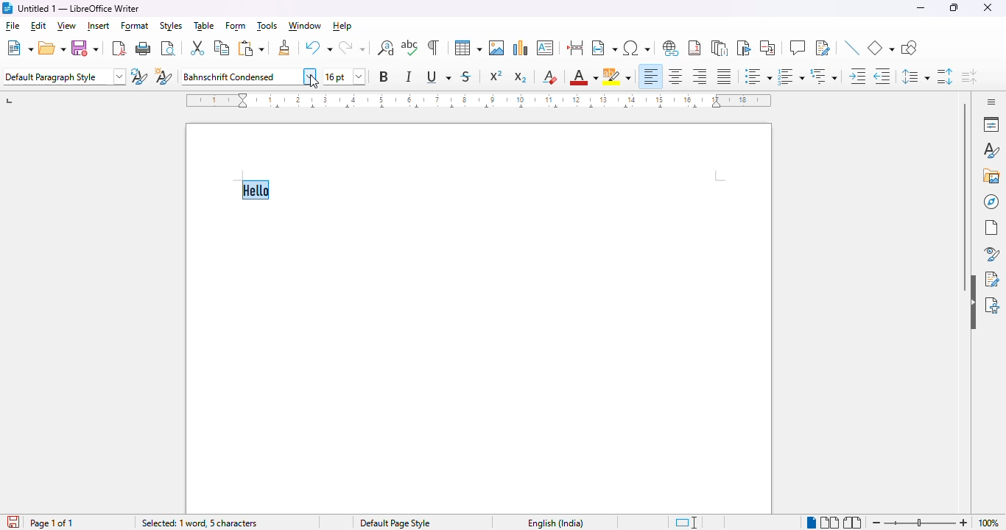 Image resolution: width=1006 pixels, height=530 pixels. I want to click on insert table, so click(468, 47).